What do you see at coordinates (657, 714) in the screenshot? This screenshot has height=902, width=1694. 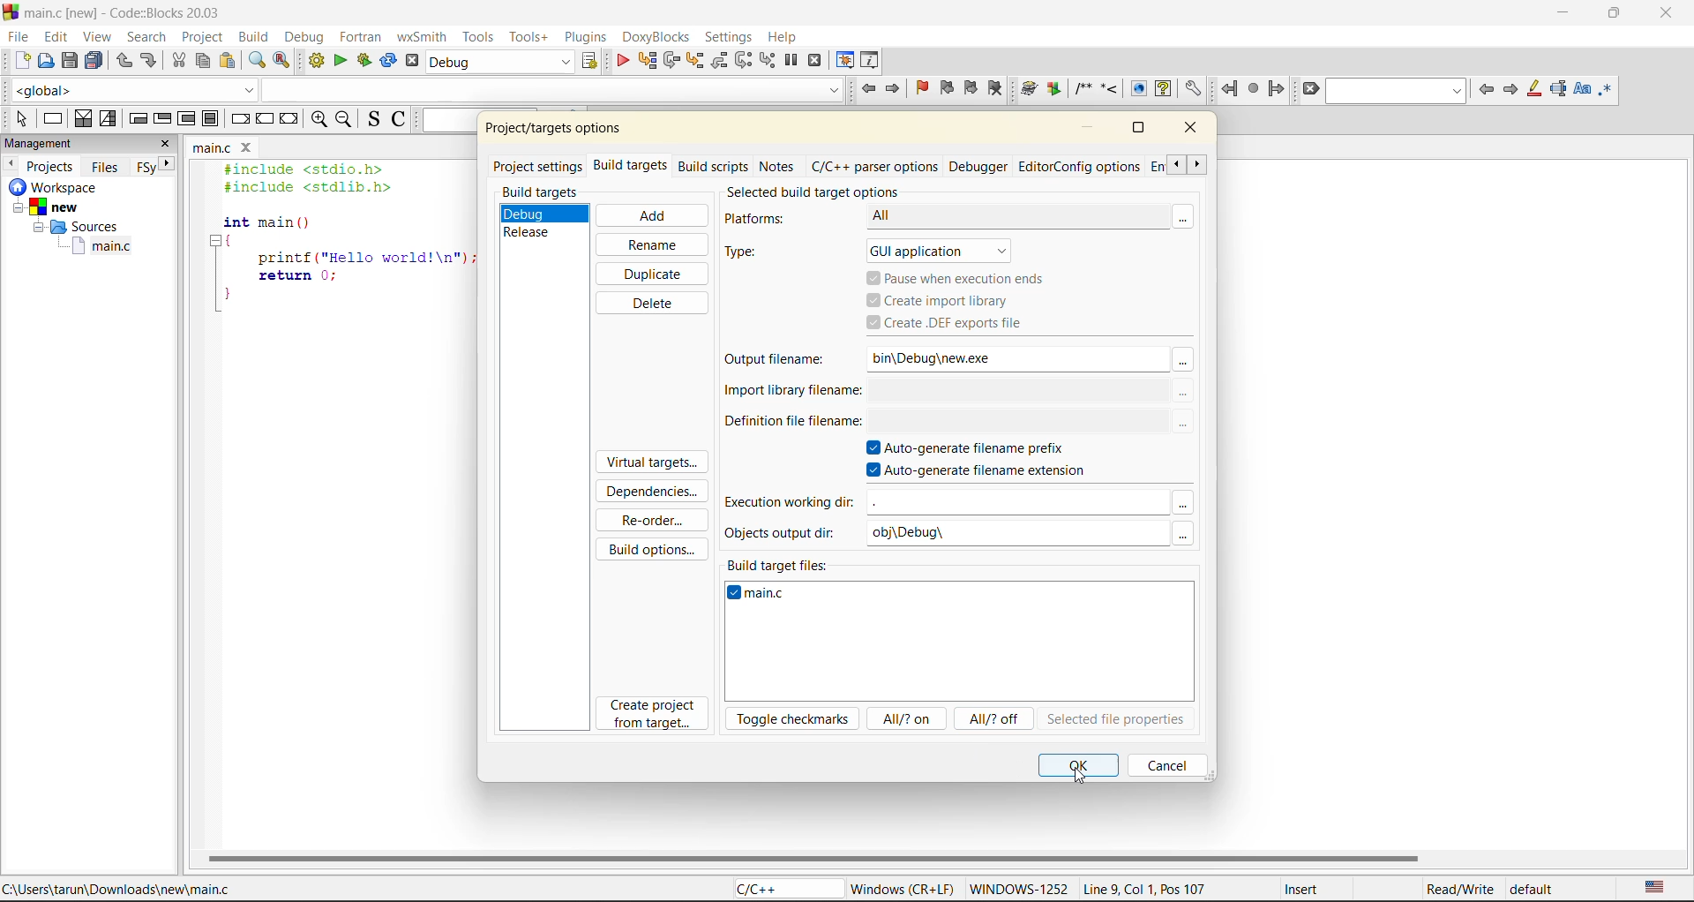 I see `create project from target` at bounding box center [657, 714].